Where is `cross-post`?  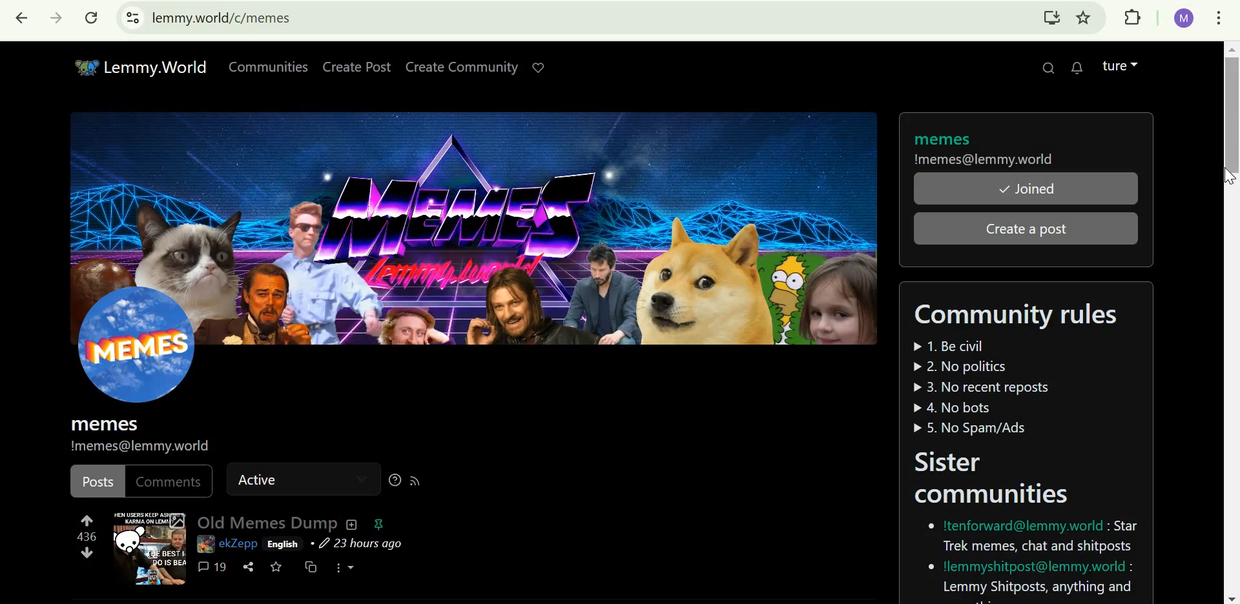 cross-post is located at coordinates (312, 567).